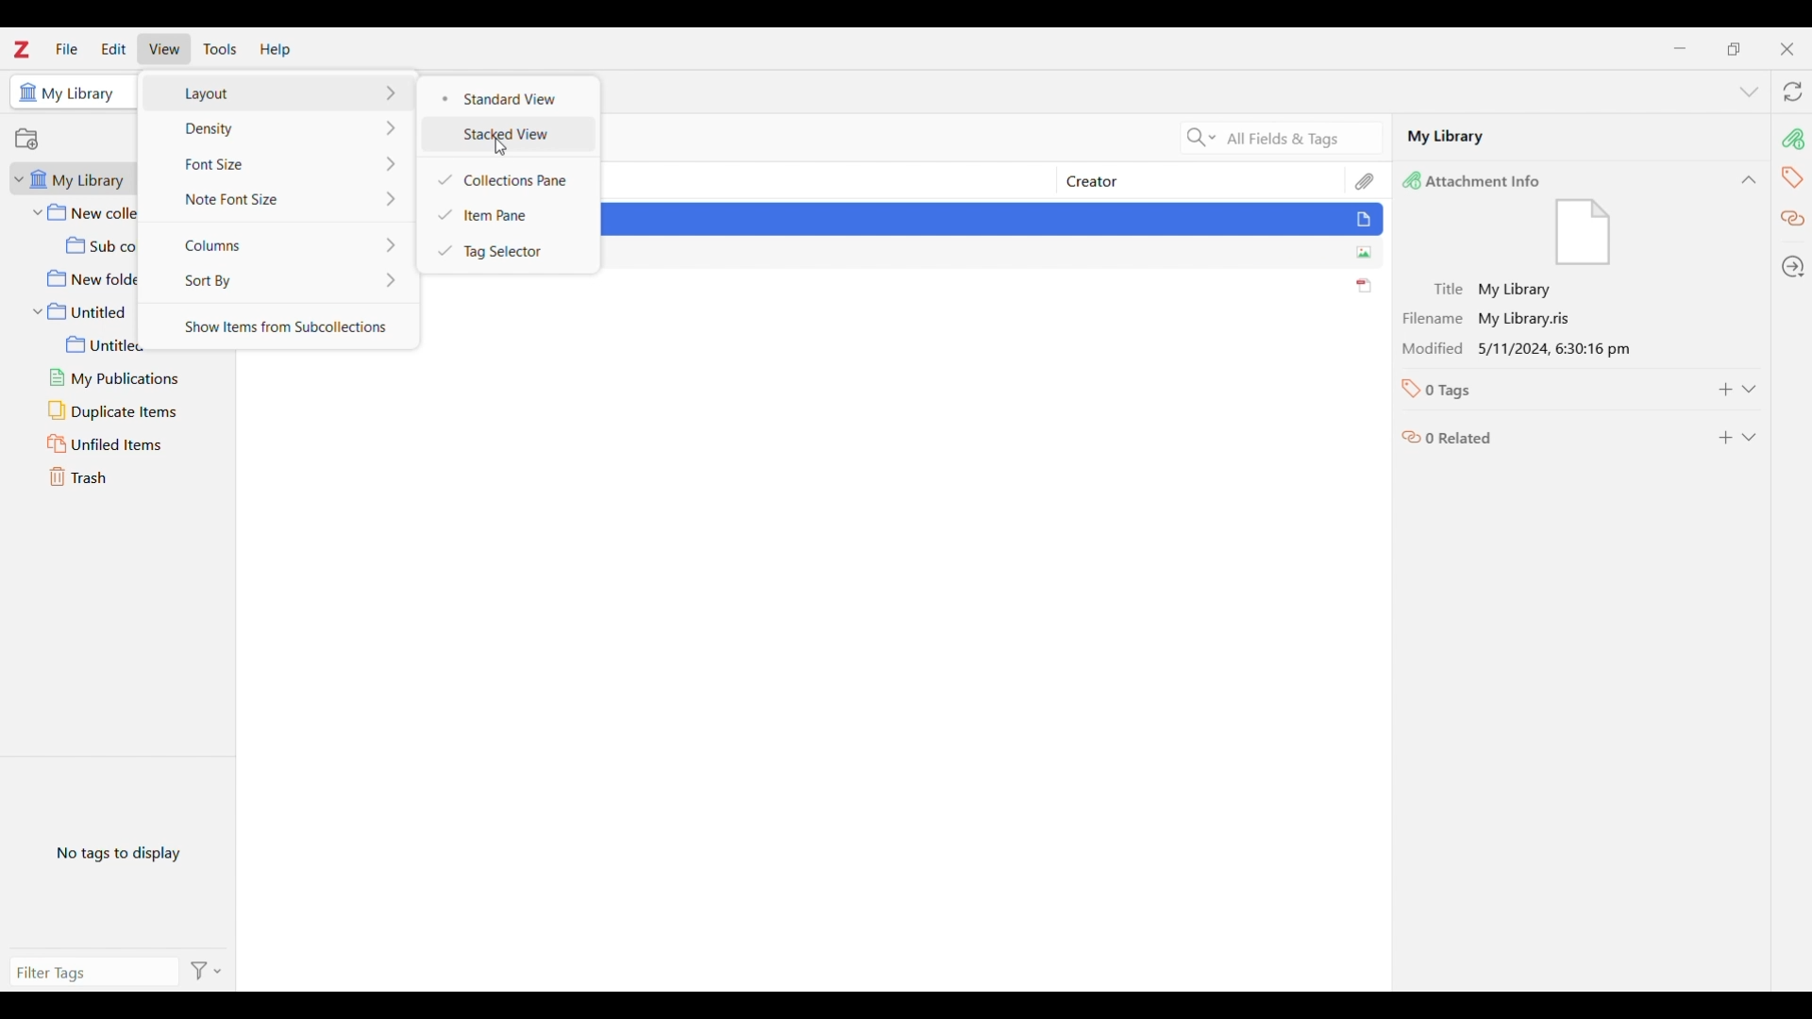 The image size is (1812, 1019). Describe the element at coordinates (1792, 92) in the screenshot. I see `Sync with zotero.org` at that location.